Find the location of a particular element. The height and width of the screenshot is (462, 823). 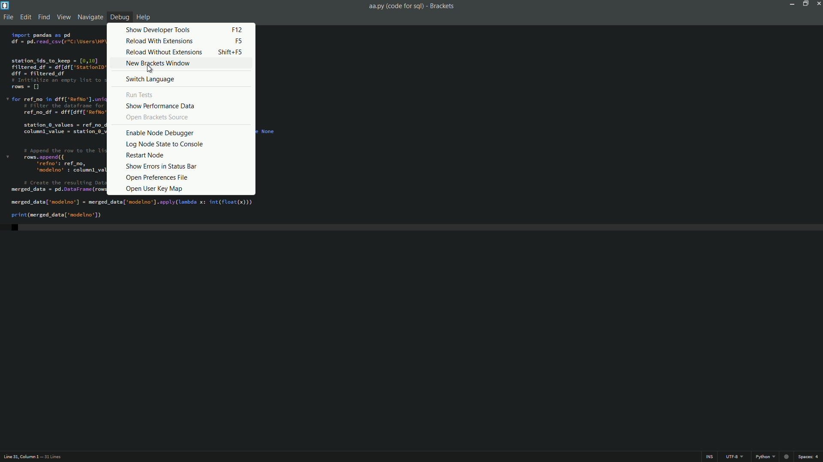

Debug menu is located at coordinates (118, 18).